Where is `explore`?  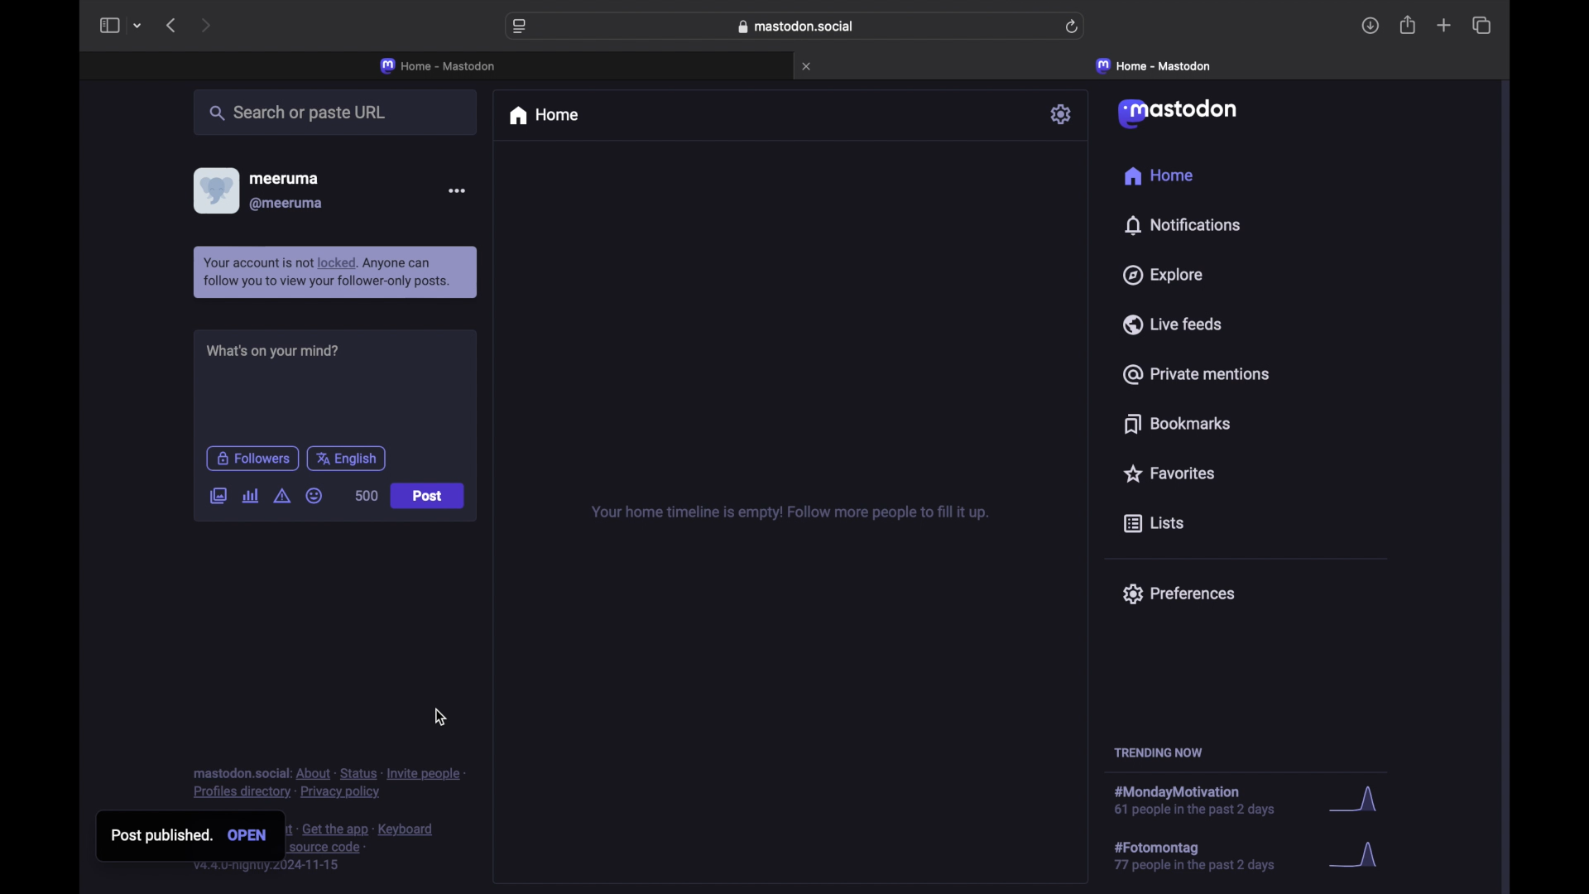 explore is located at coordinates (1164, 275).